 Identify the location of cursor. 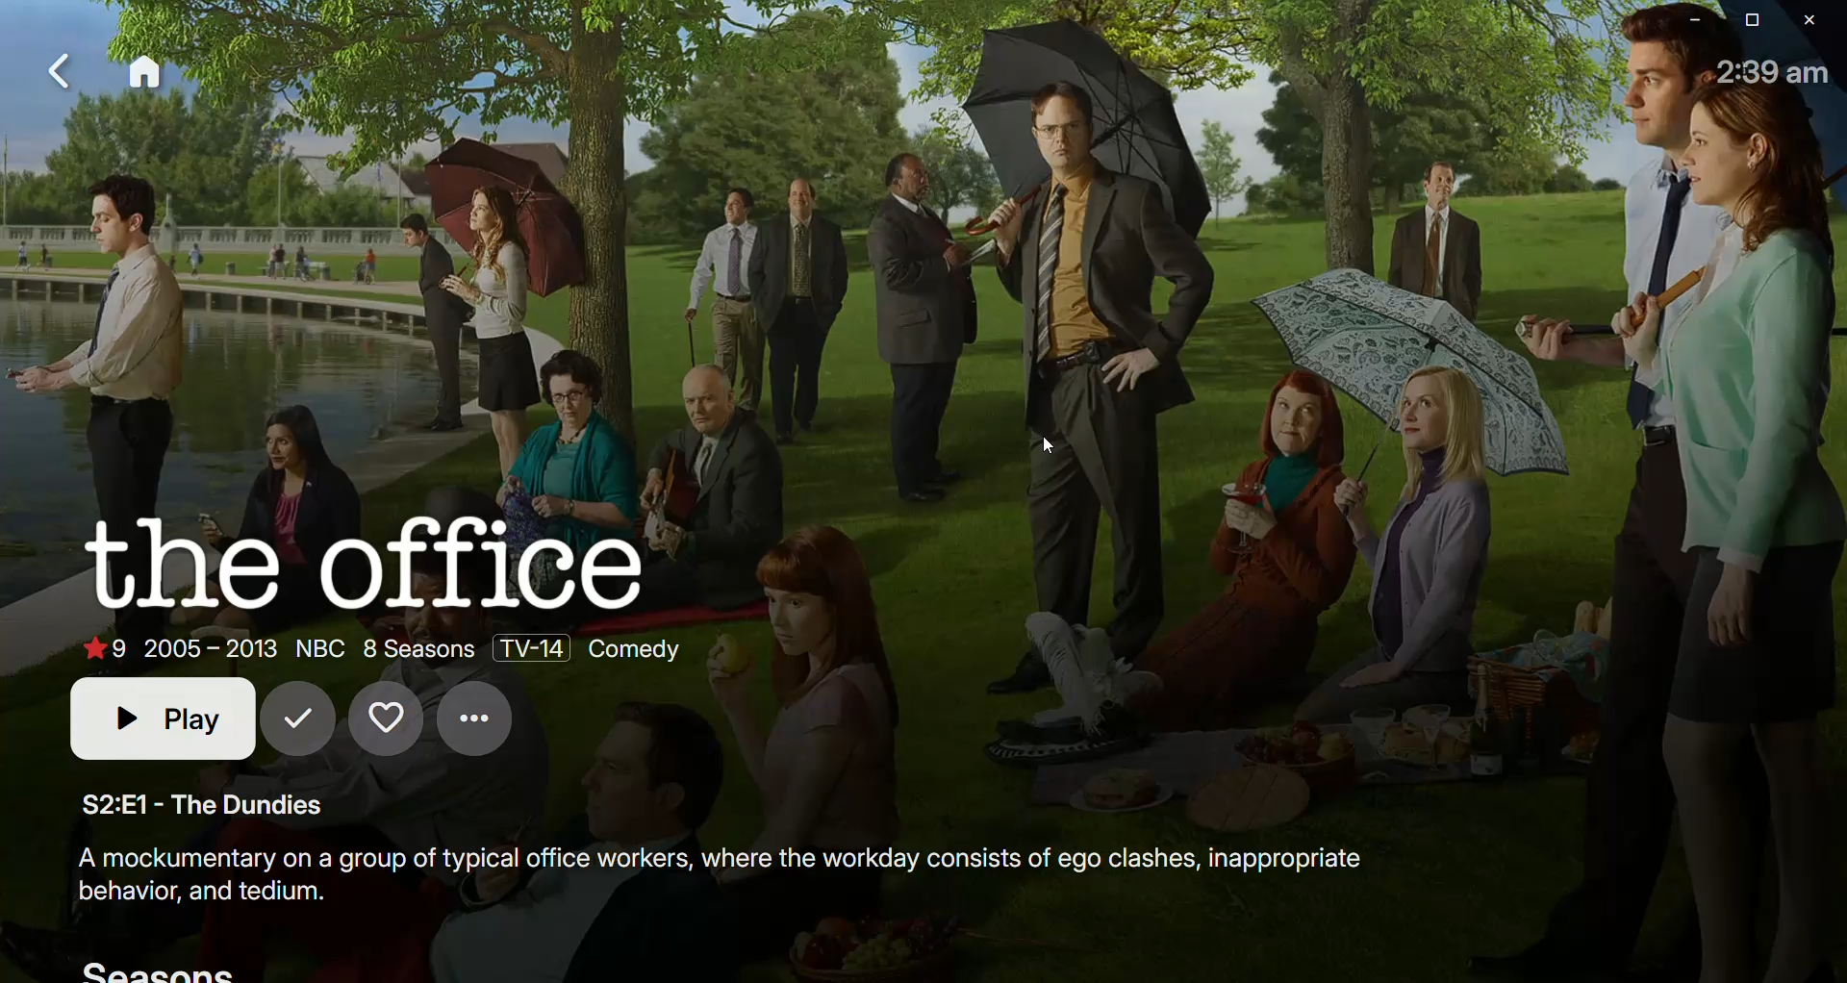
(1058, 446).